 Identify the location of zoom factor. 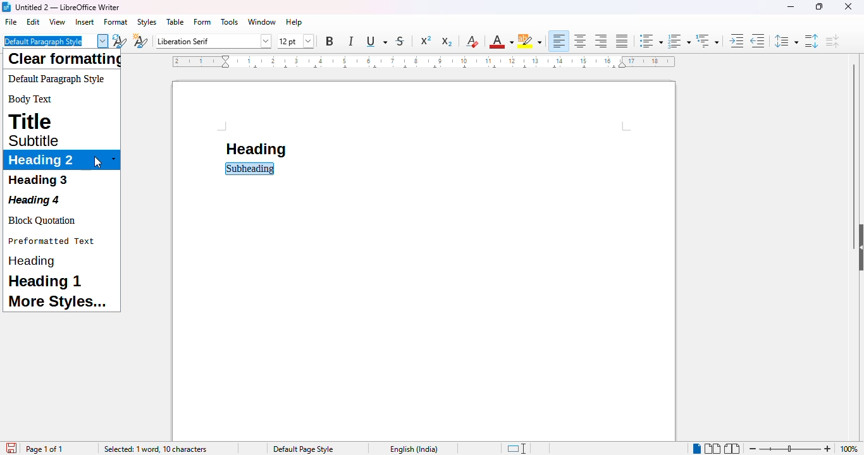
(849, 449).